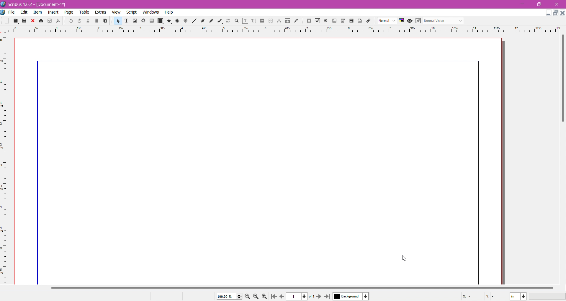  Describe the element at coordinates (248, 297) in the screenshot. I see `zoom out` at that location.